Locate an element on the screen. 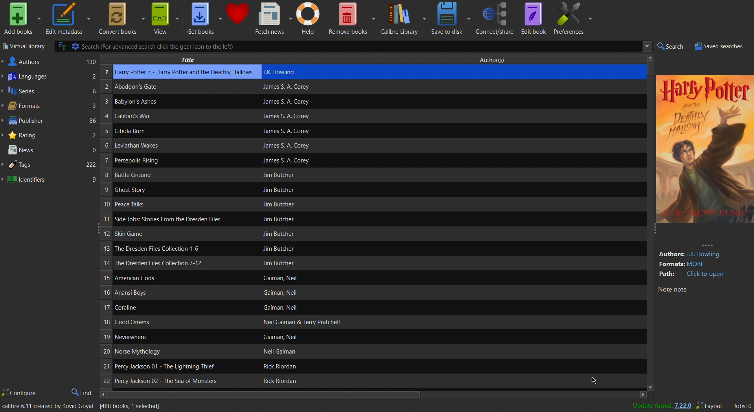 The image size is (754, 412). Title is located at coordinates (182, 59).